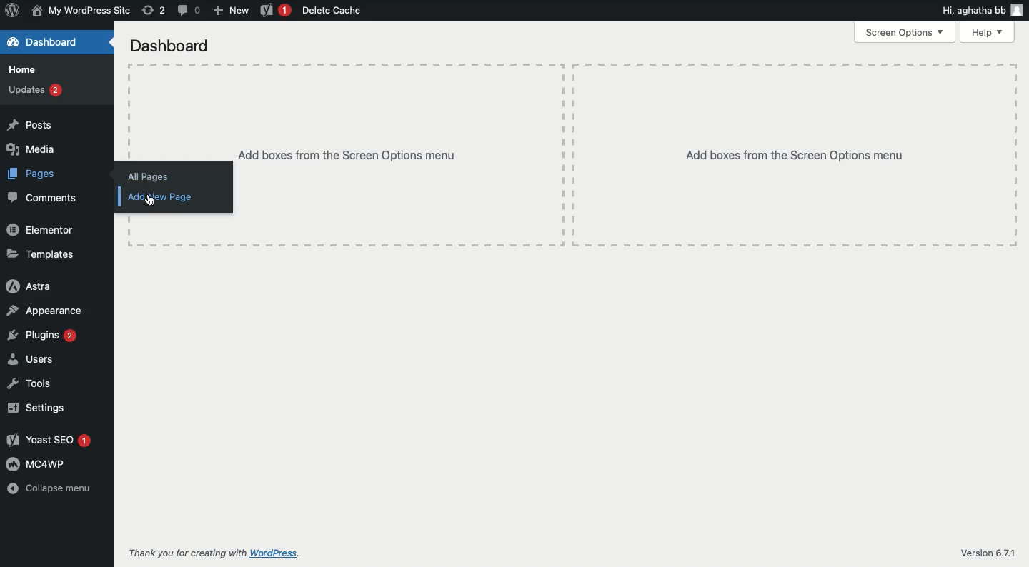  What do you see at coordinates (982, 9) in the screenshot?
I see `Hi, aghatha bb` at bounding box center [982, 9].